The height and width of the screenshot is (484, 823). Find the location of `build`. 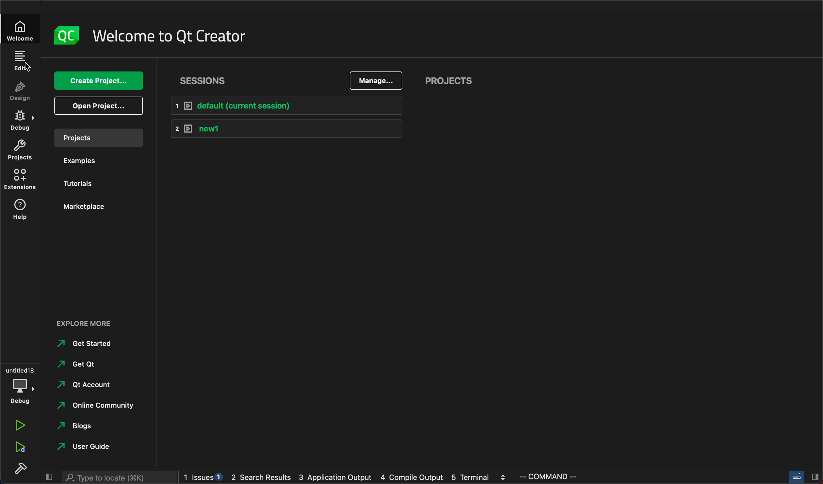

build is located at coordinates (19, 468).